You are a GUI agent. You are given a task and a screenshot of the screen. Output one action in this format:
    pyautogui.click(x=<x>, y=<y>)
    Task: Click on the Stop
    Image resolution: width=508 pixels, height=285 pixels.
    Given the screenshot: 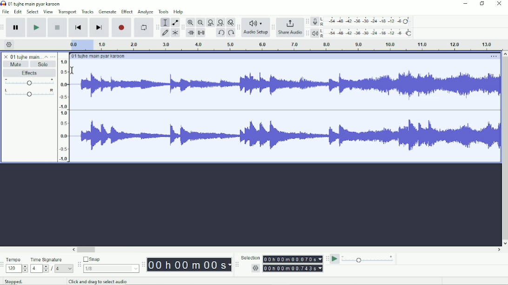 What is the action you would take?
    pyautogui.click(x=58, y=27)
    